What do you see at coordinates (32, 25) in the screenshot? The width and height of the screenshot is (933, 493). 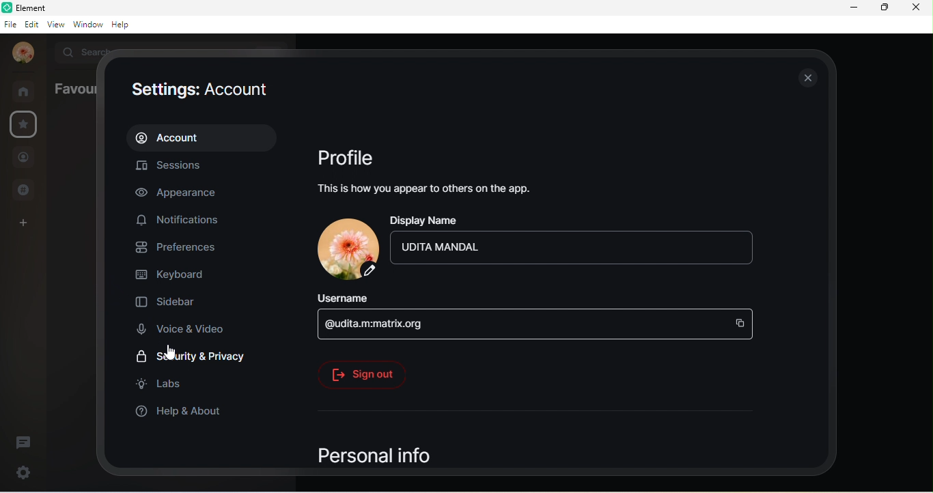 I see `edit` at bounding box center [32, 25].